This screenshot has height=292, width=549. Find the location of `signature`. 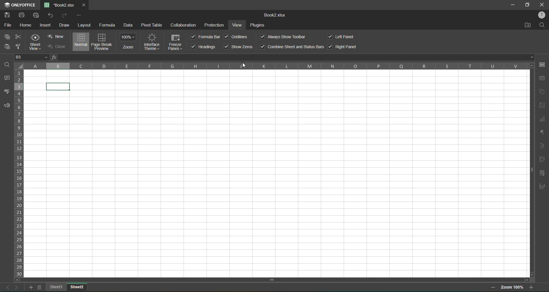

signature is located at coordinates (542, 187).